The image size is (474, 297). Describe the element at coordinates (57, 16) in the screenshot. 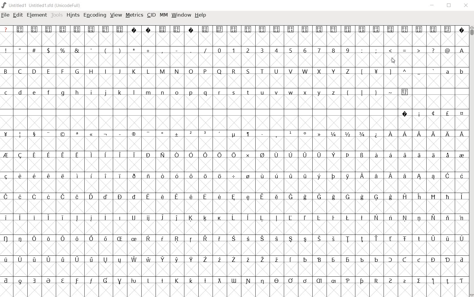

I see `tools` at that location.